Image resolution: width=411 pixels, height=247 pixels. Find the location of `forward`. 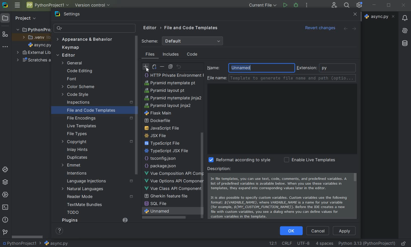

forward is located at coordinates (354, 29).